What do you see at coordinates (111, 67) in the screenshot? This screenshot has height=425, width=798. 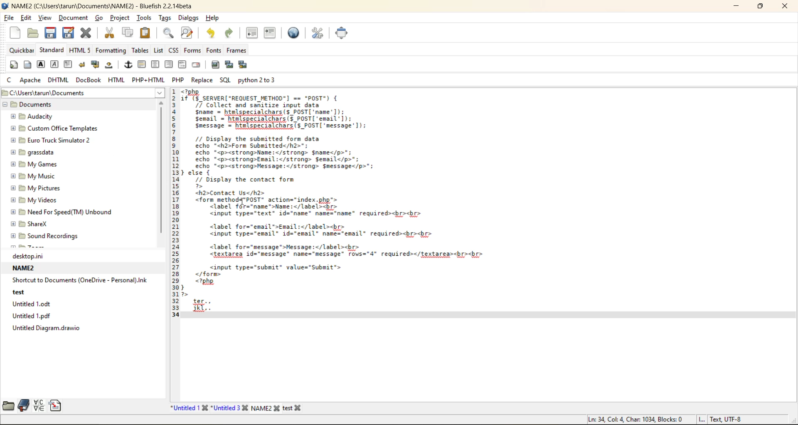 I see `non breaking space` at bounding box center [111, 67].